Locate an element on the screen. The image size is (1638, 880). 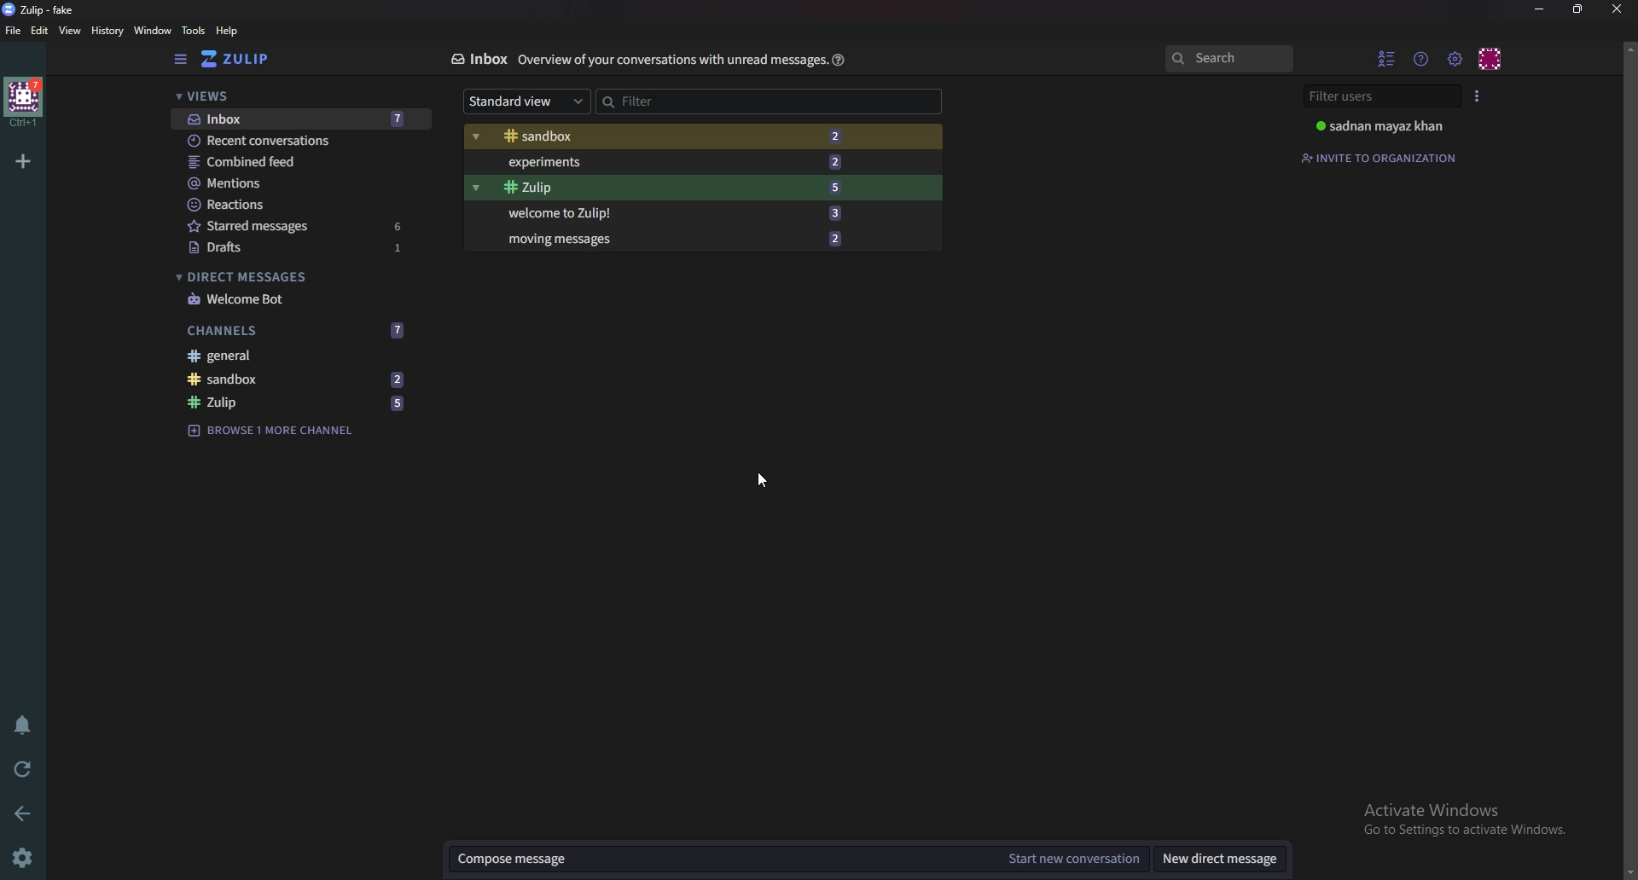
starred Messages 6 is located at coordinates (297, 225).